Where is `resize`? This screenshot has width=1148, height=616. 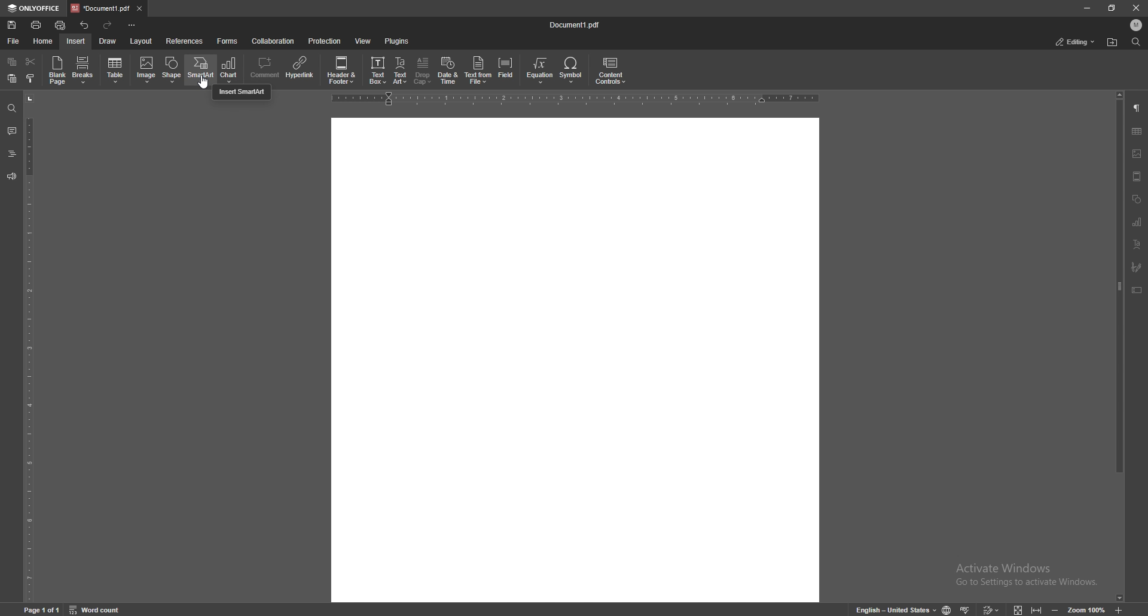 resize is located at coordinates (1112, 8).